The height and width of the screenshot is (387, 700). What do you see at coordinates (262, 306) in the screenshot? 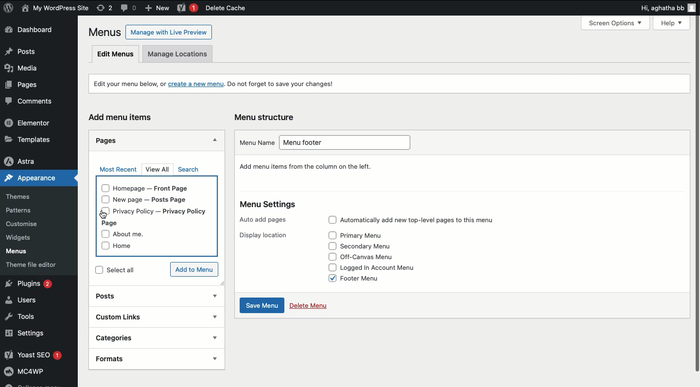
I see `Save menu` at bounding box center [262, 306].